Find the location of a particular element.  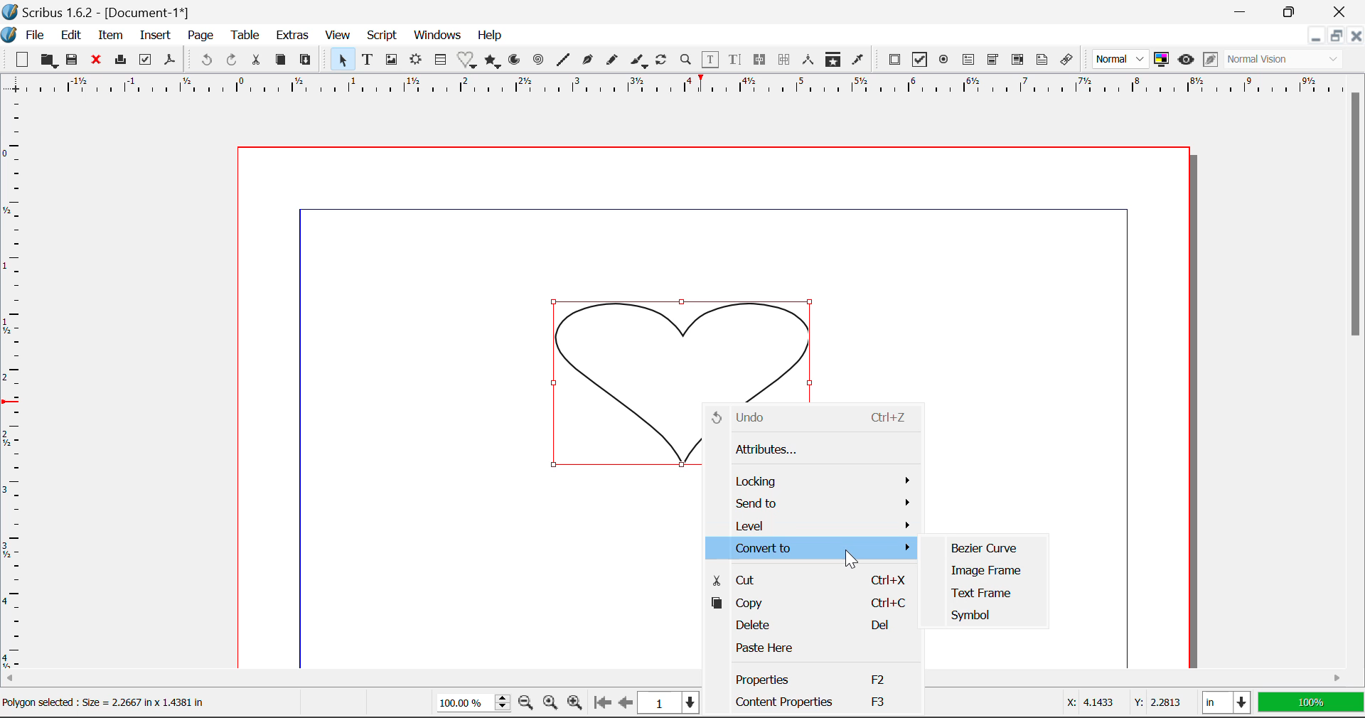

First Page is located at coordinates (602, 703).